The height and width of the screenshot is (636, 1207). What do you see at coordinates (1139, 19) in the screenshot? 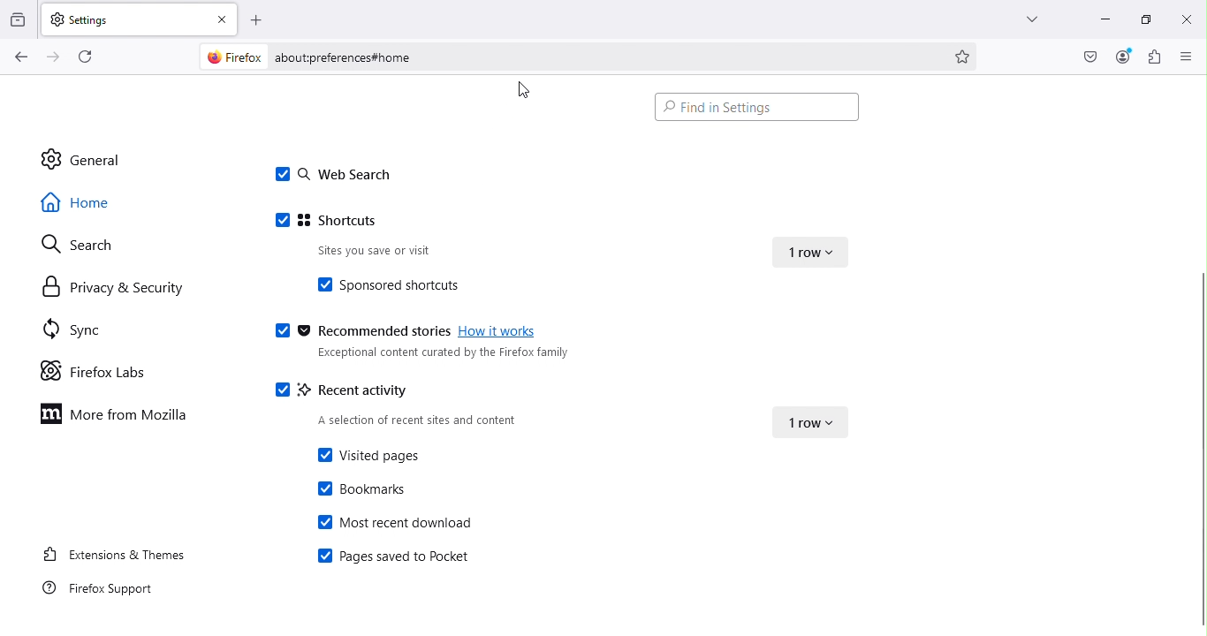
I see `Maximize` at bounding box center [1139, 19].